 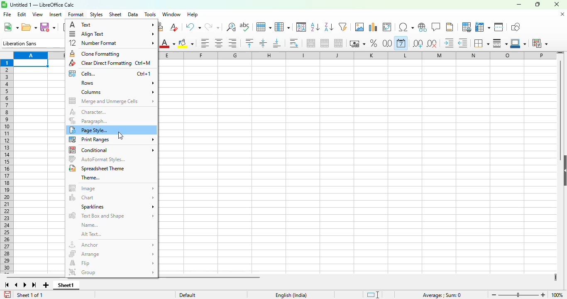 What do you see at coordinates (212, 27) in the screenshot?
I see `redo` at bounding box center [212, 27].